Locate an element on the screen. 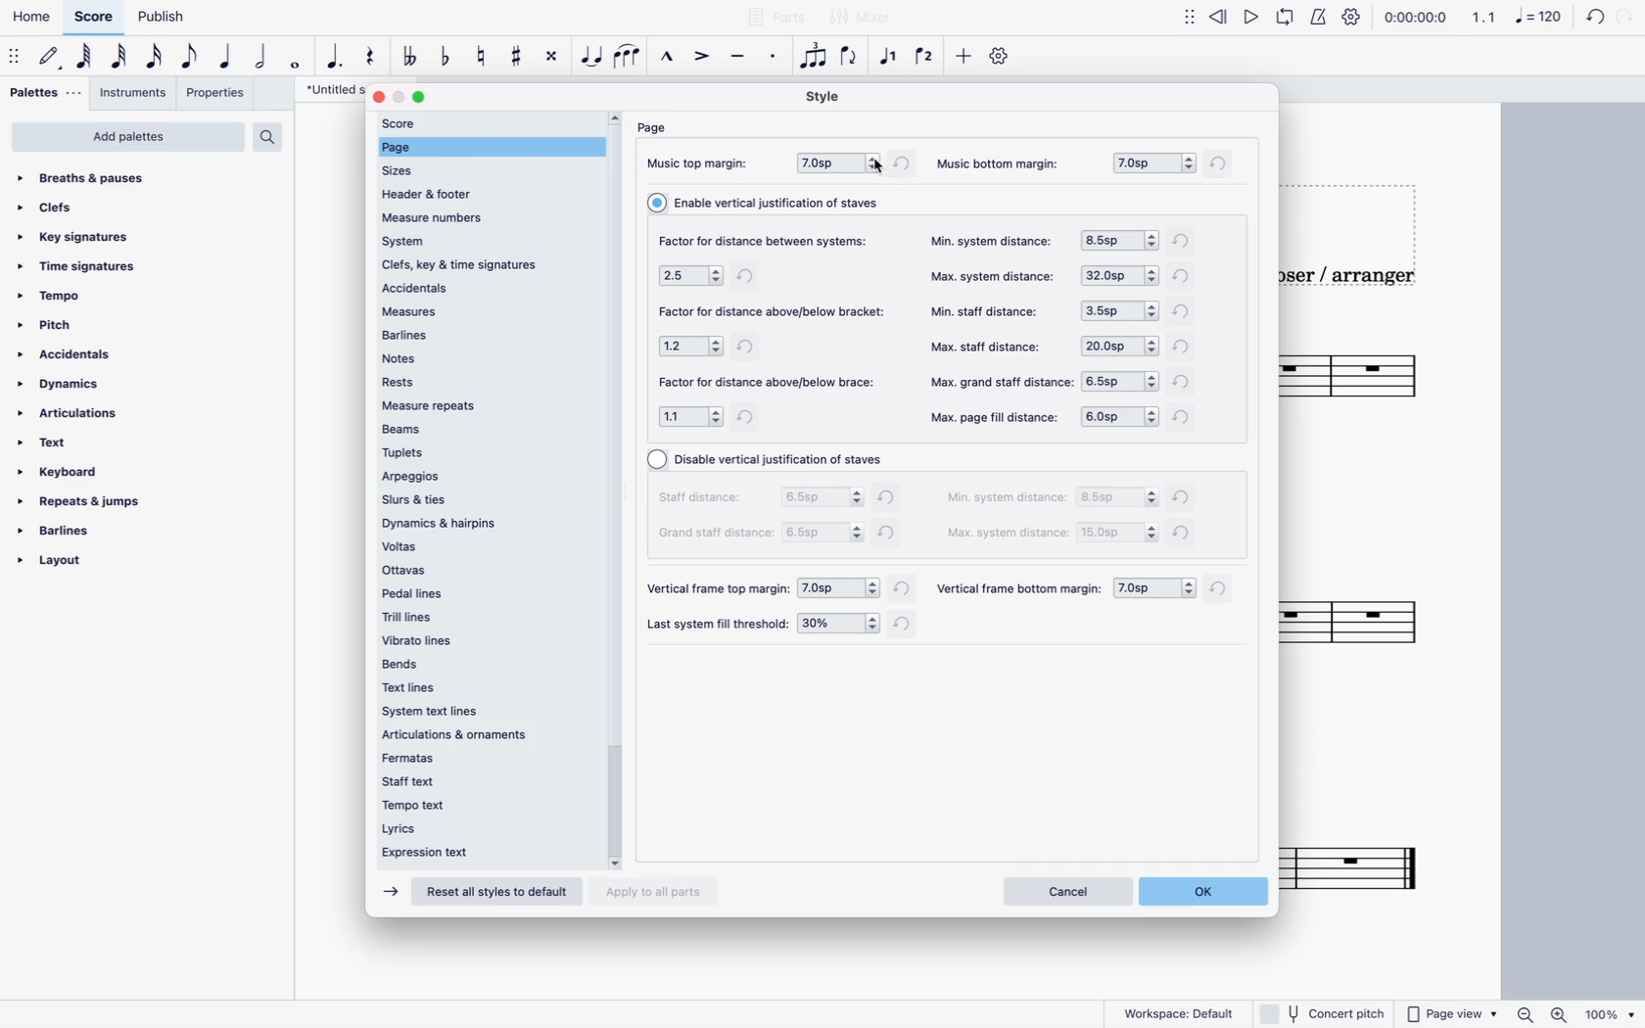 This screenshot has height=1028, width=1645. refresh is located at coordinates (751, 420).